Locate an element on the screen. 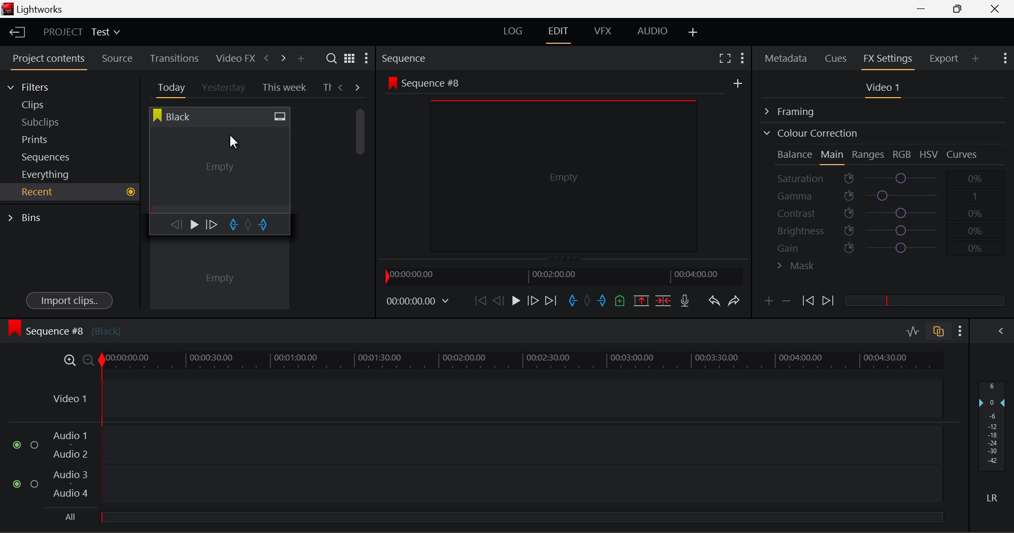 This screenshot has height=533, width=1014. FX Settings Panel Open is located at coordinates (888, 60).